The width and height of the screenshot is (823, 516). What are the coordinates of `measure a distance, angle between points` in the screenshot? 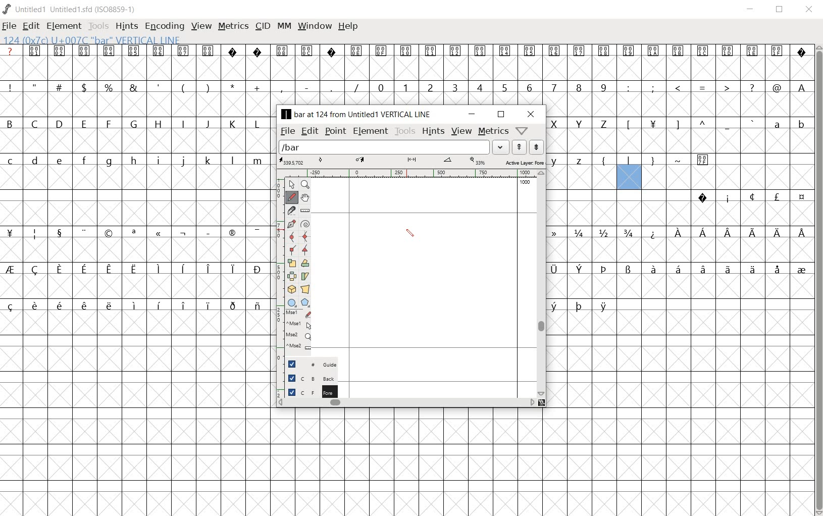 It's located at (305, 211).